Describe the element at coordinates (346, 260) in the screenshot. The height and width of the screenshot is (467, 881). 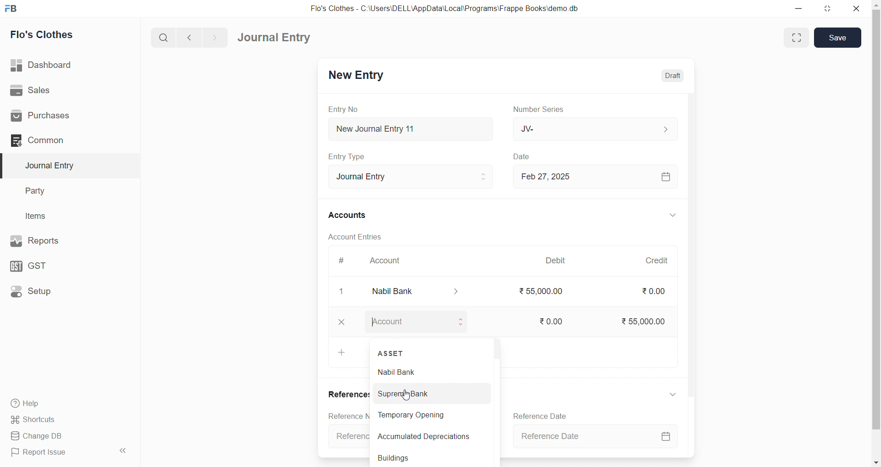
I see `#` at that location.